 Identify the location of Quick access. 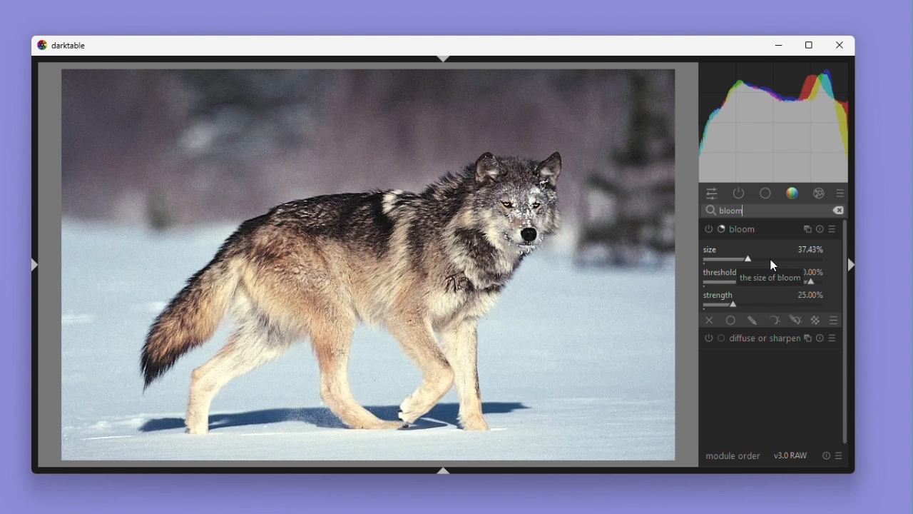
(712, 193).